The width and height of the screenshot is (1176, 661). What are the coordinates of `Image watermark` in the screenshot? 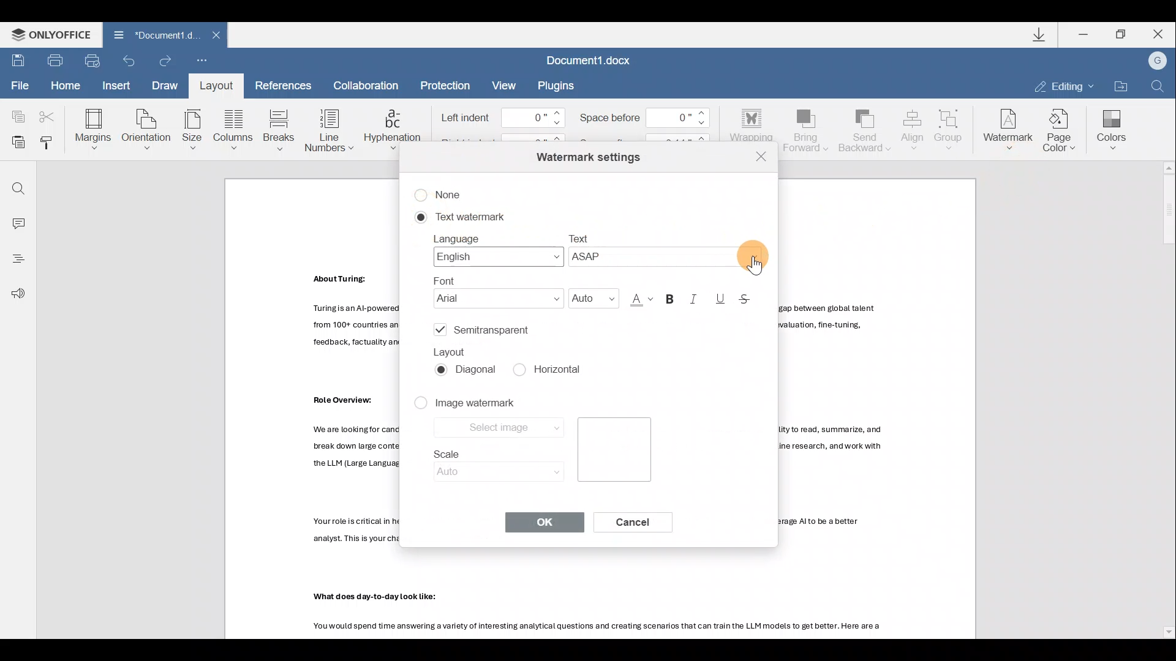 It's located at (477, 406).